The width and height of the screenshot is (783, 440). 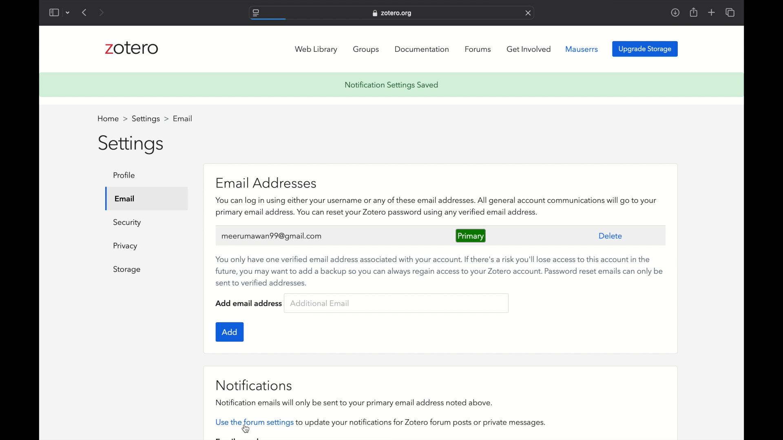 What do you see at coordinates (529, 49) in the screenshot?
I see `get involved` at bounding box center [529, 49].